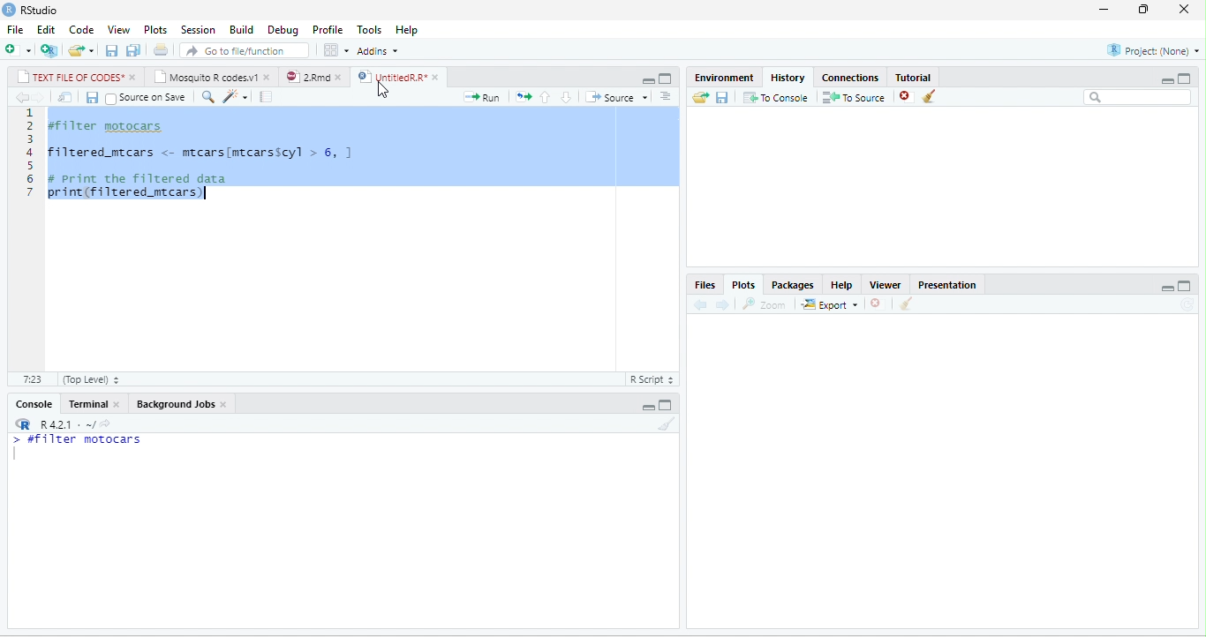  Describe the element at coordinates (617, 96) in the screenshot. I see `Source` at that location.